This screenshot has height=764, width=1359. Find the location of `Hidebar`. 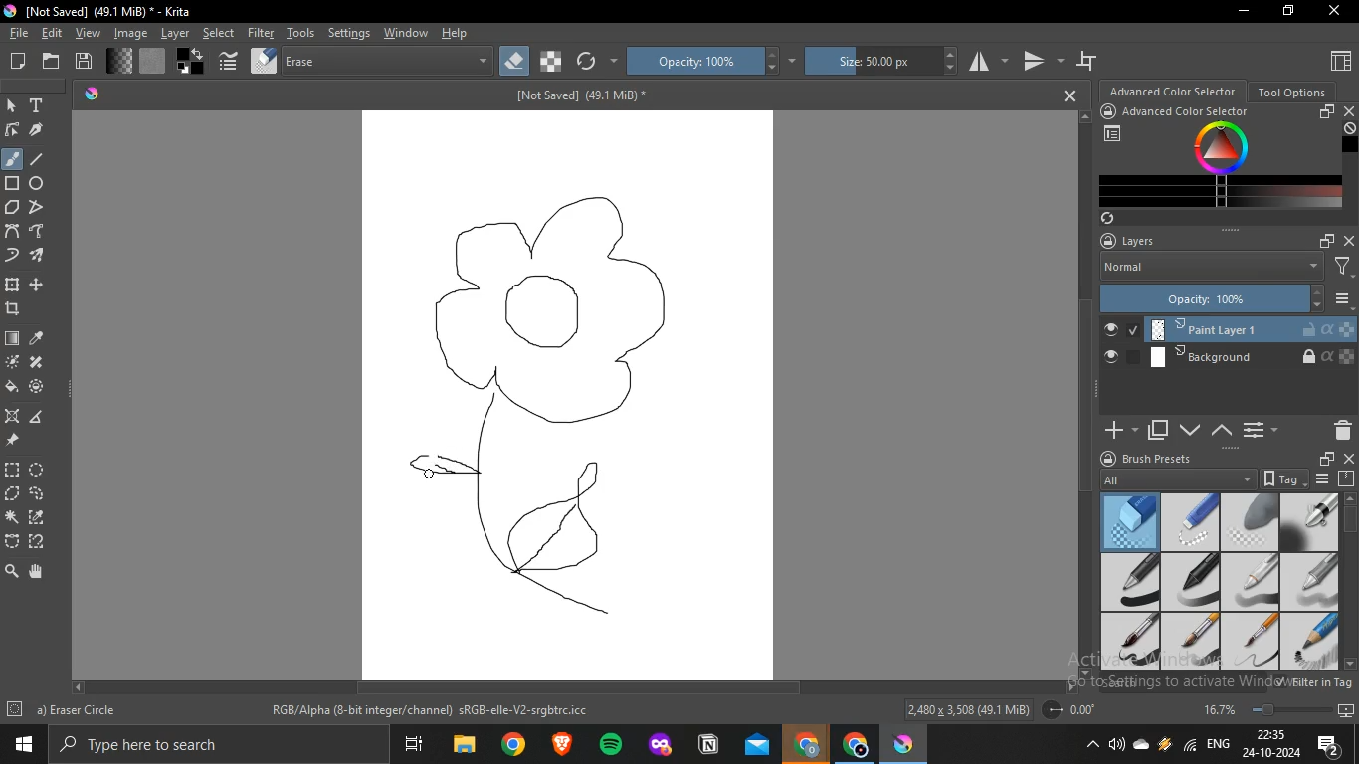

Hidebar is located at coordinates (1090, 744).